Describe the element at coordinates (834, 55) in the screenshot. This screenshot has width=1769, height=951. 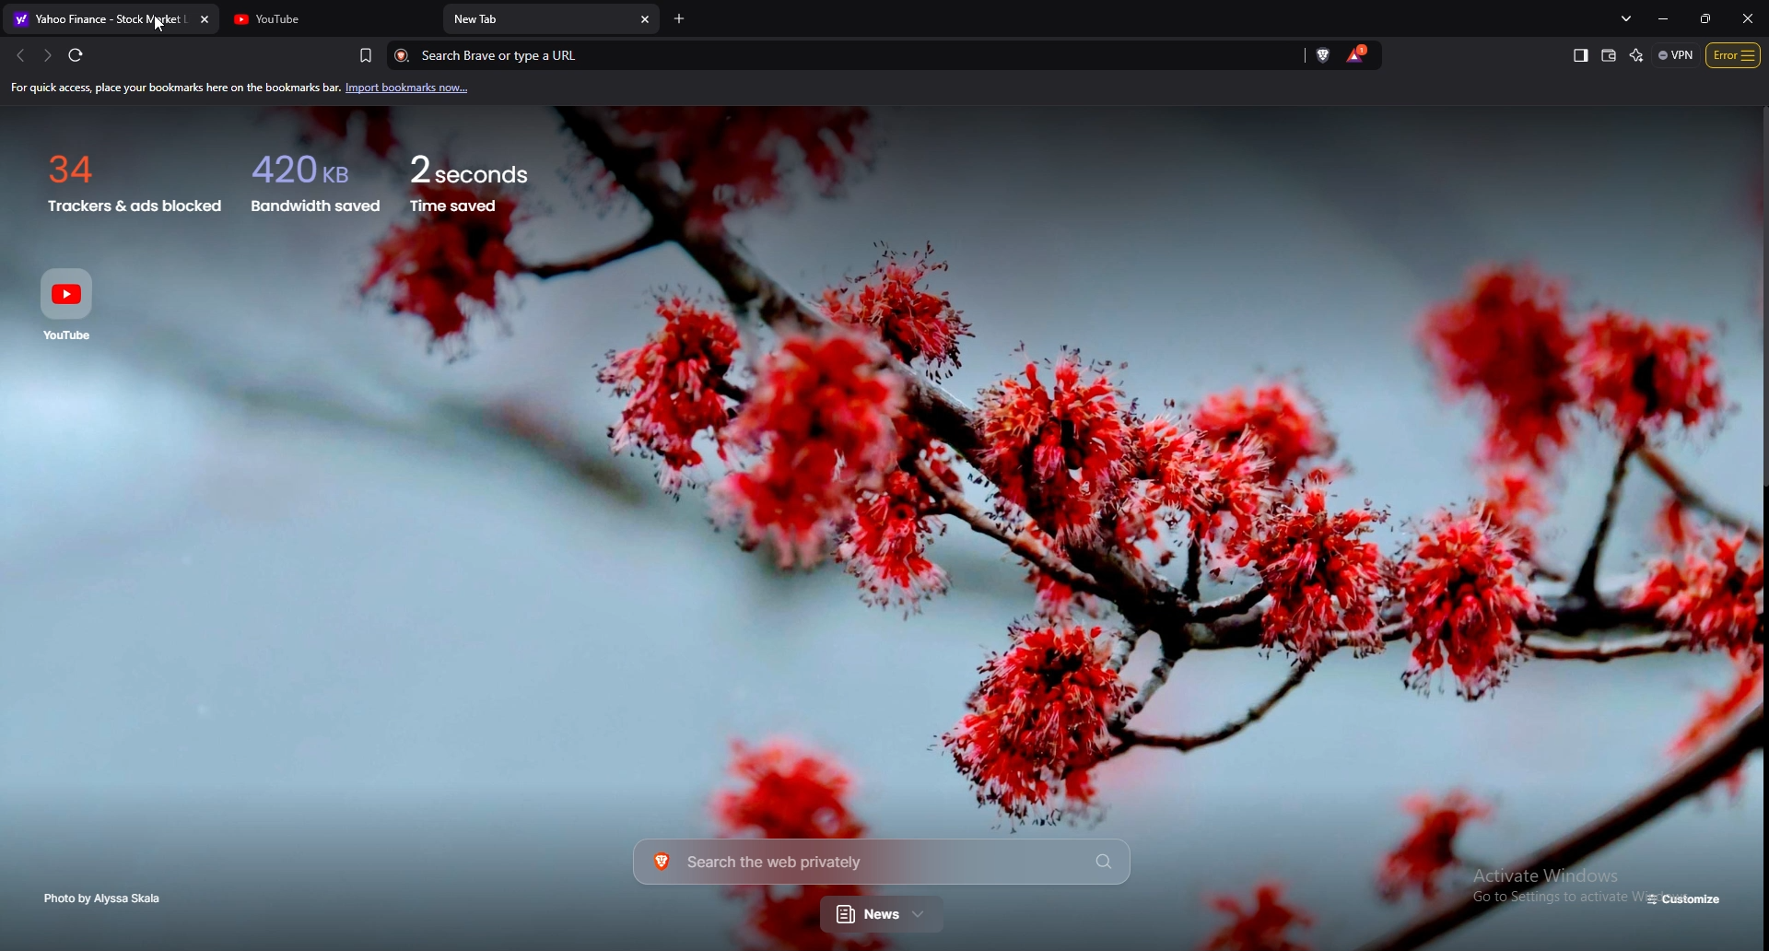
I see `Search Brave or type a URL` at that location.